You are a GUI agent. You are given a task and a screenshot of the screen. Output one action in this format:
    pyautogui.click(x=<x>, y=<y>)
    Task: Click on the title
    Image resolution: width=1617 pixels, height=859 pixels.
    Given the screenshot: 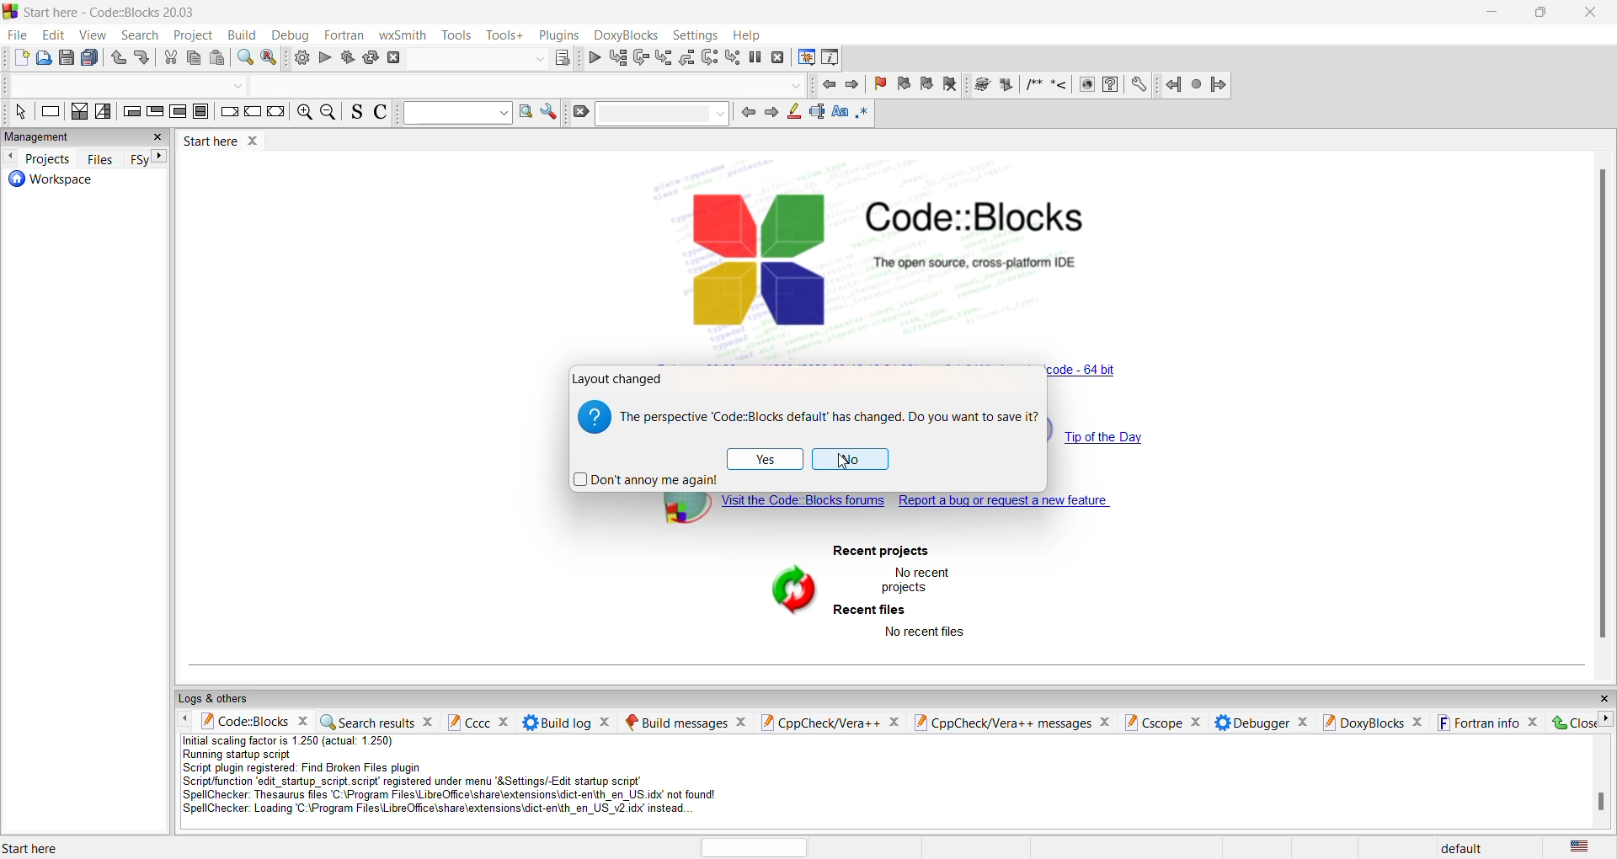 What is the action you would take?
    pyautogui.click(x=132, y=12)
    